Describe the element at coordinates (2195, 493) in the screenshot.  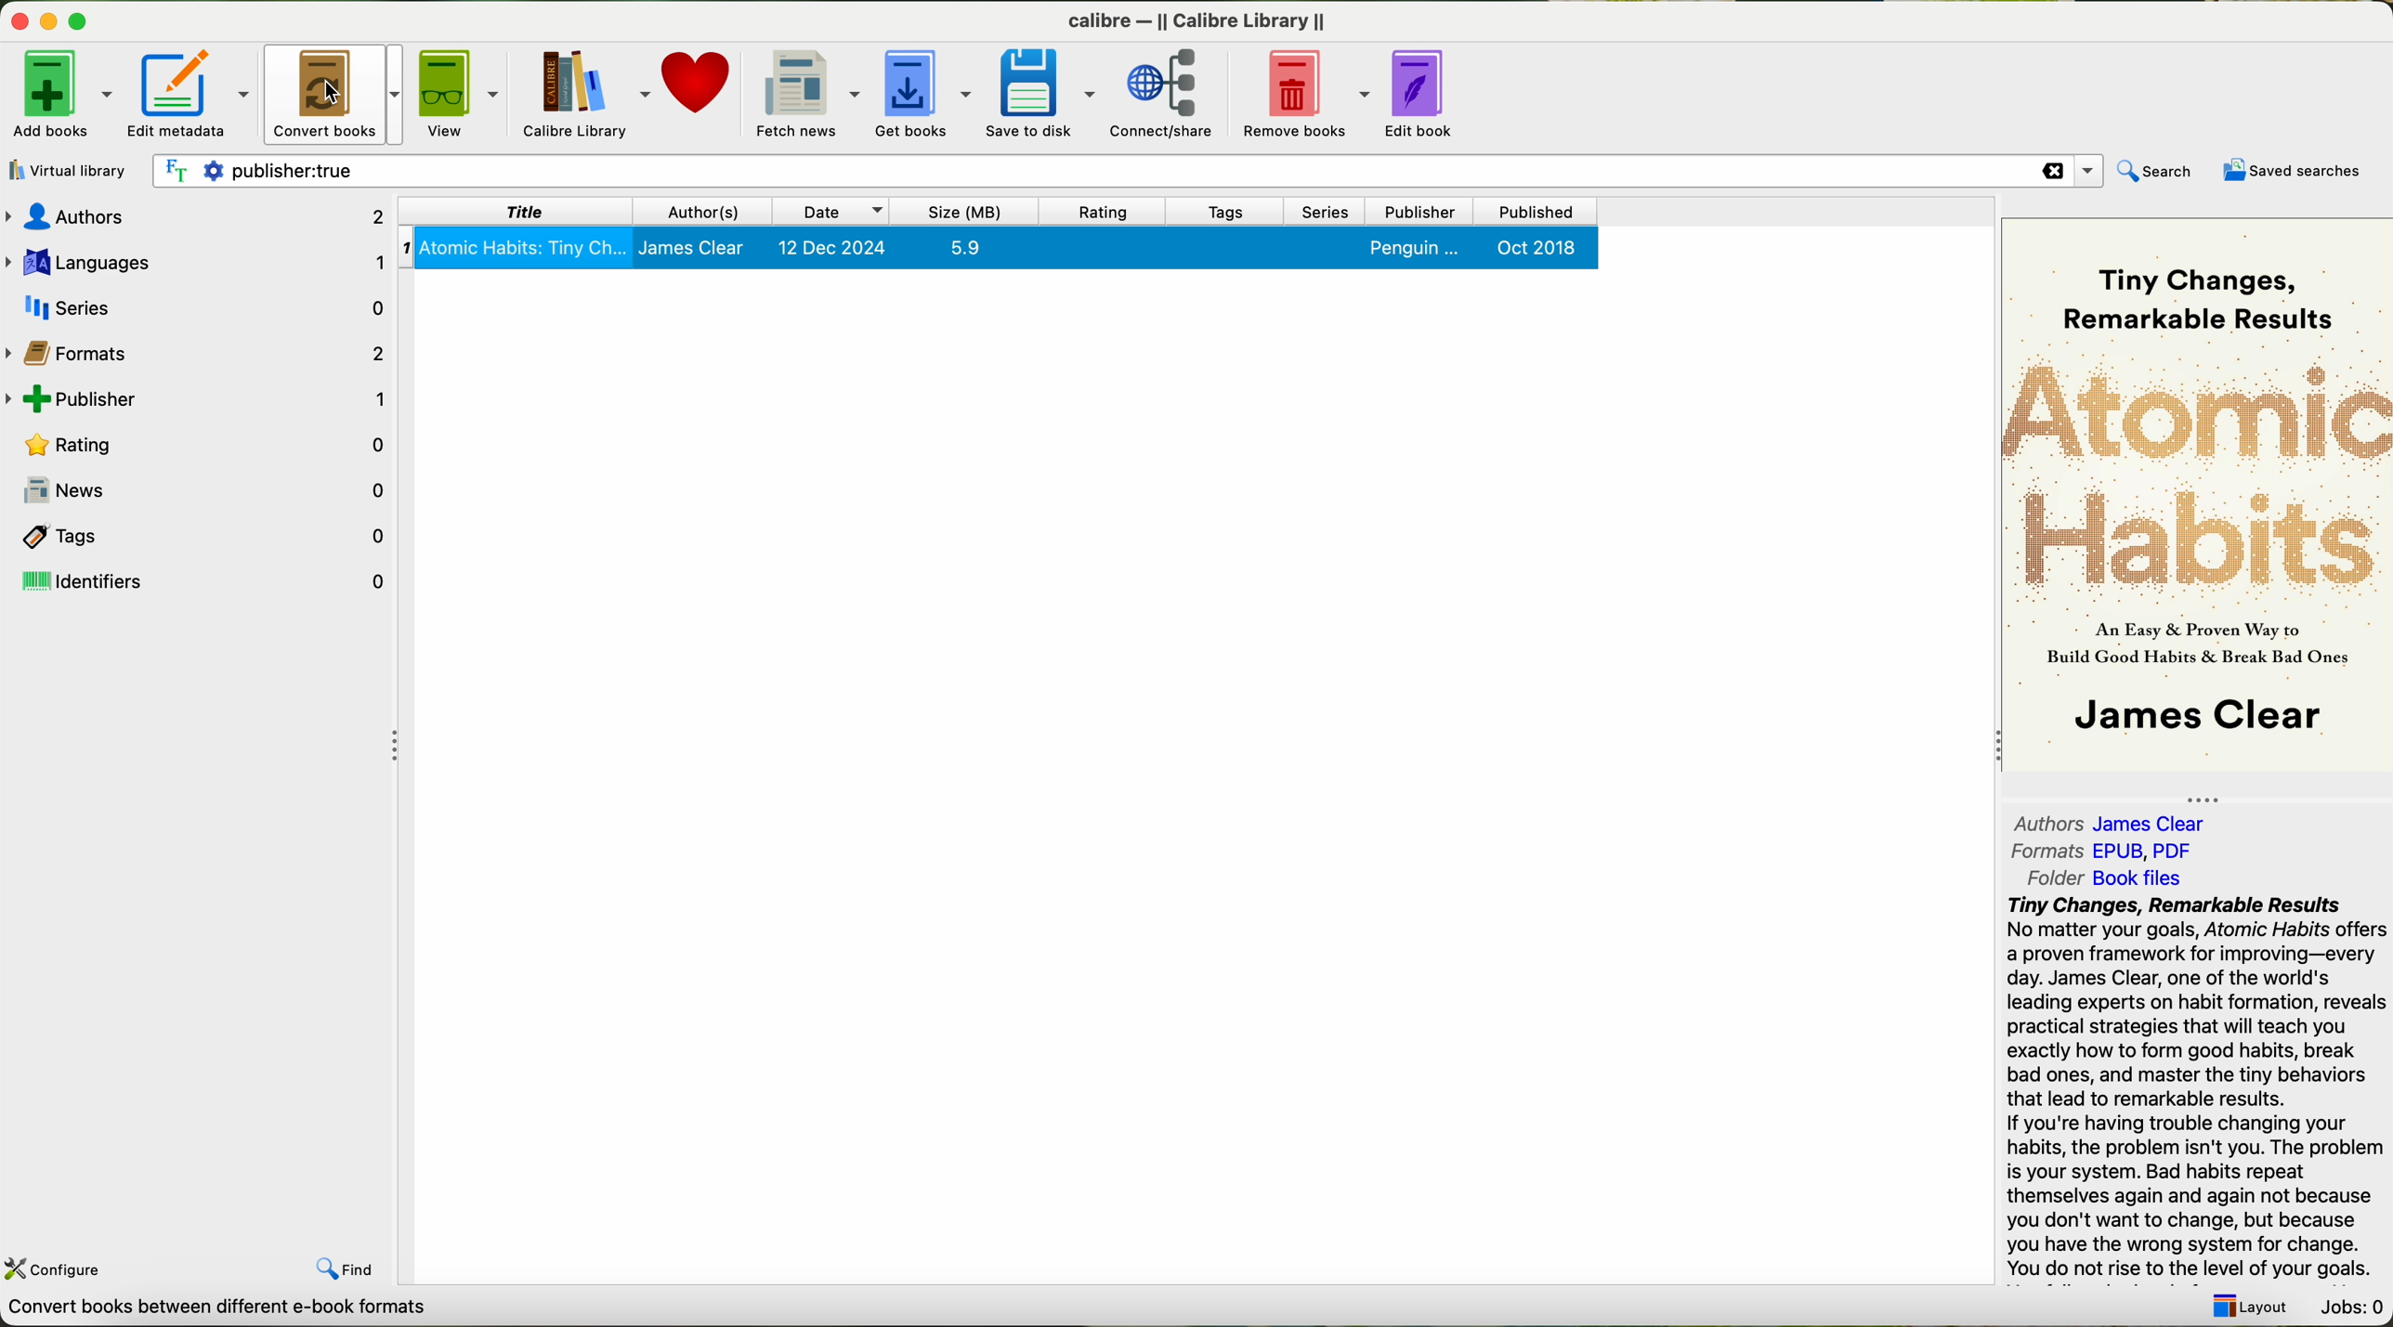
I see `book cover preview` at that location.